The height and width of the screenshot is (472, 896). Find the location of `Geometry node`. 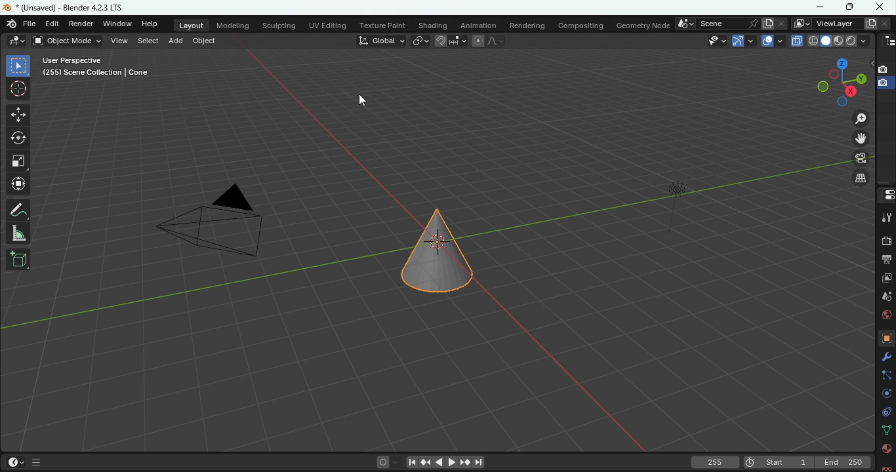

Geometry node is located at coordinates (642, 24).